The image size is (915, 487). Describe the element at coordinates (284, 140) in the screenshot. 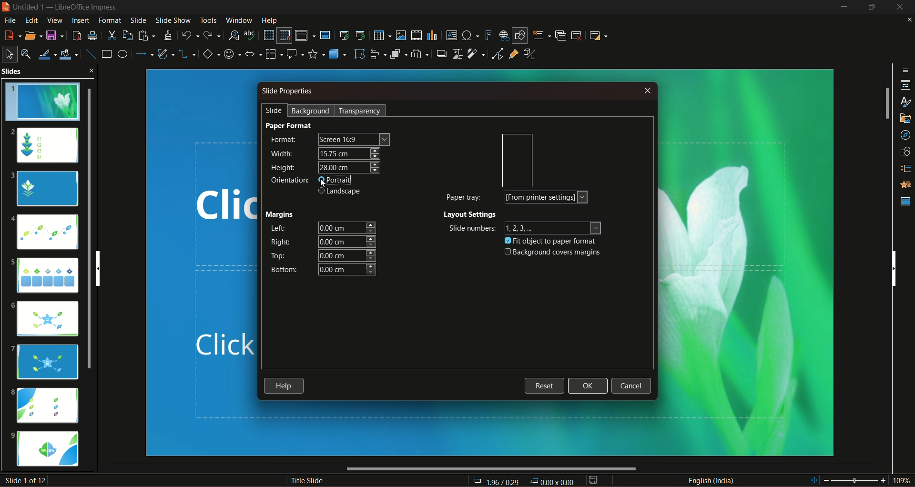

I see `format` at that location.